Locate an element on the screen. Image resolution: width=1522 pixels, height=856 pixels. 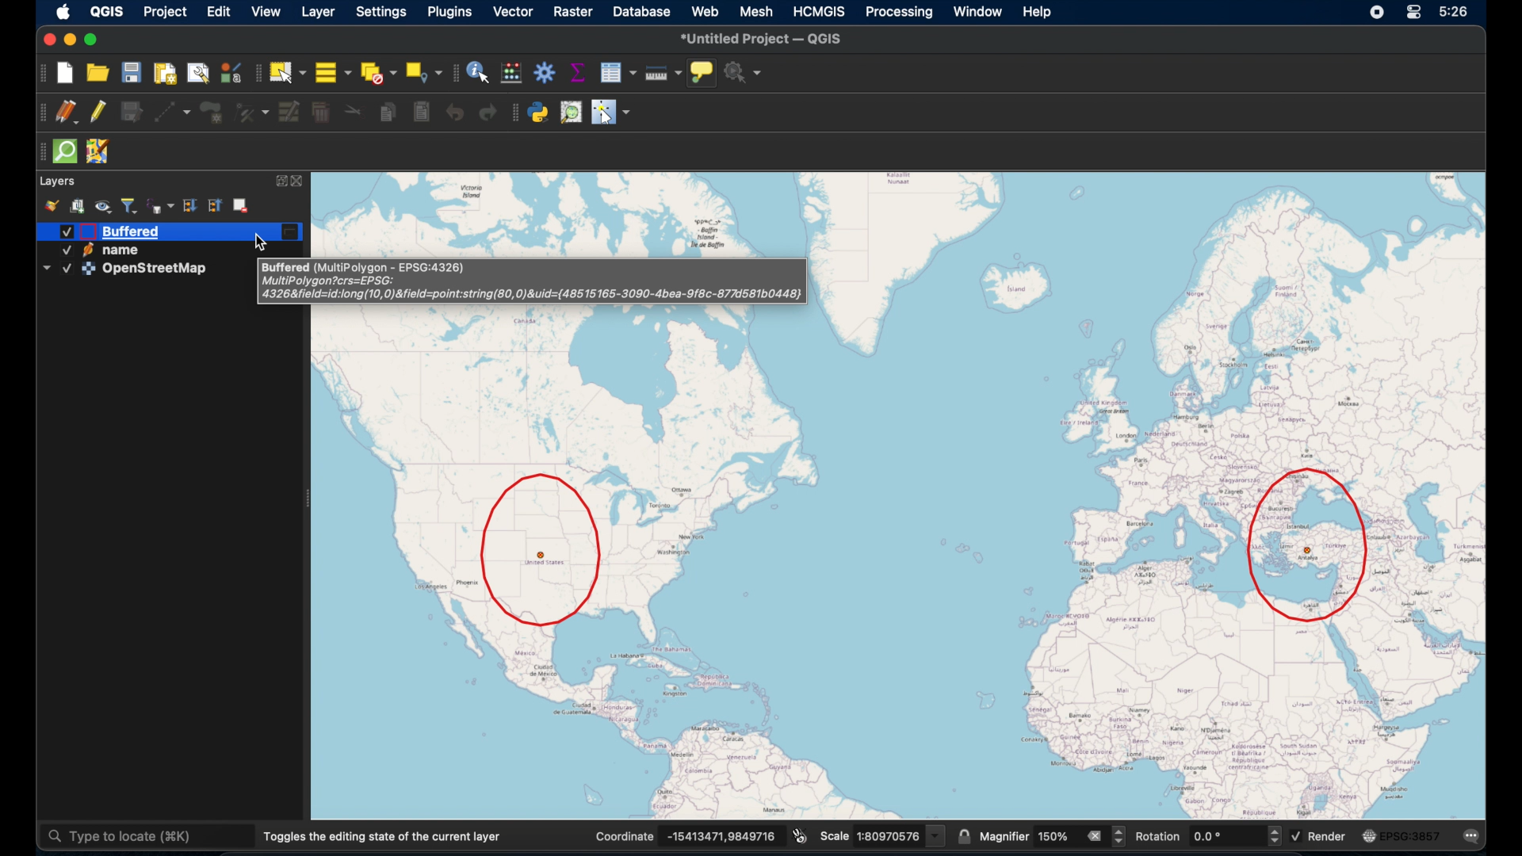
render is located at coordinates (1328, 835).